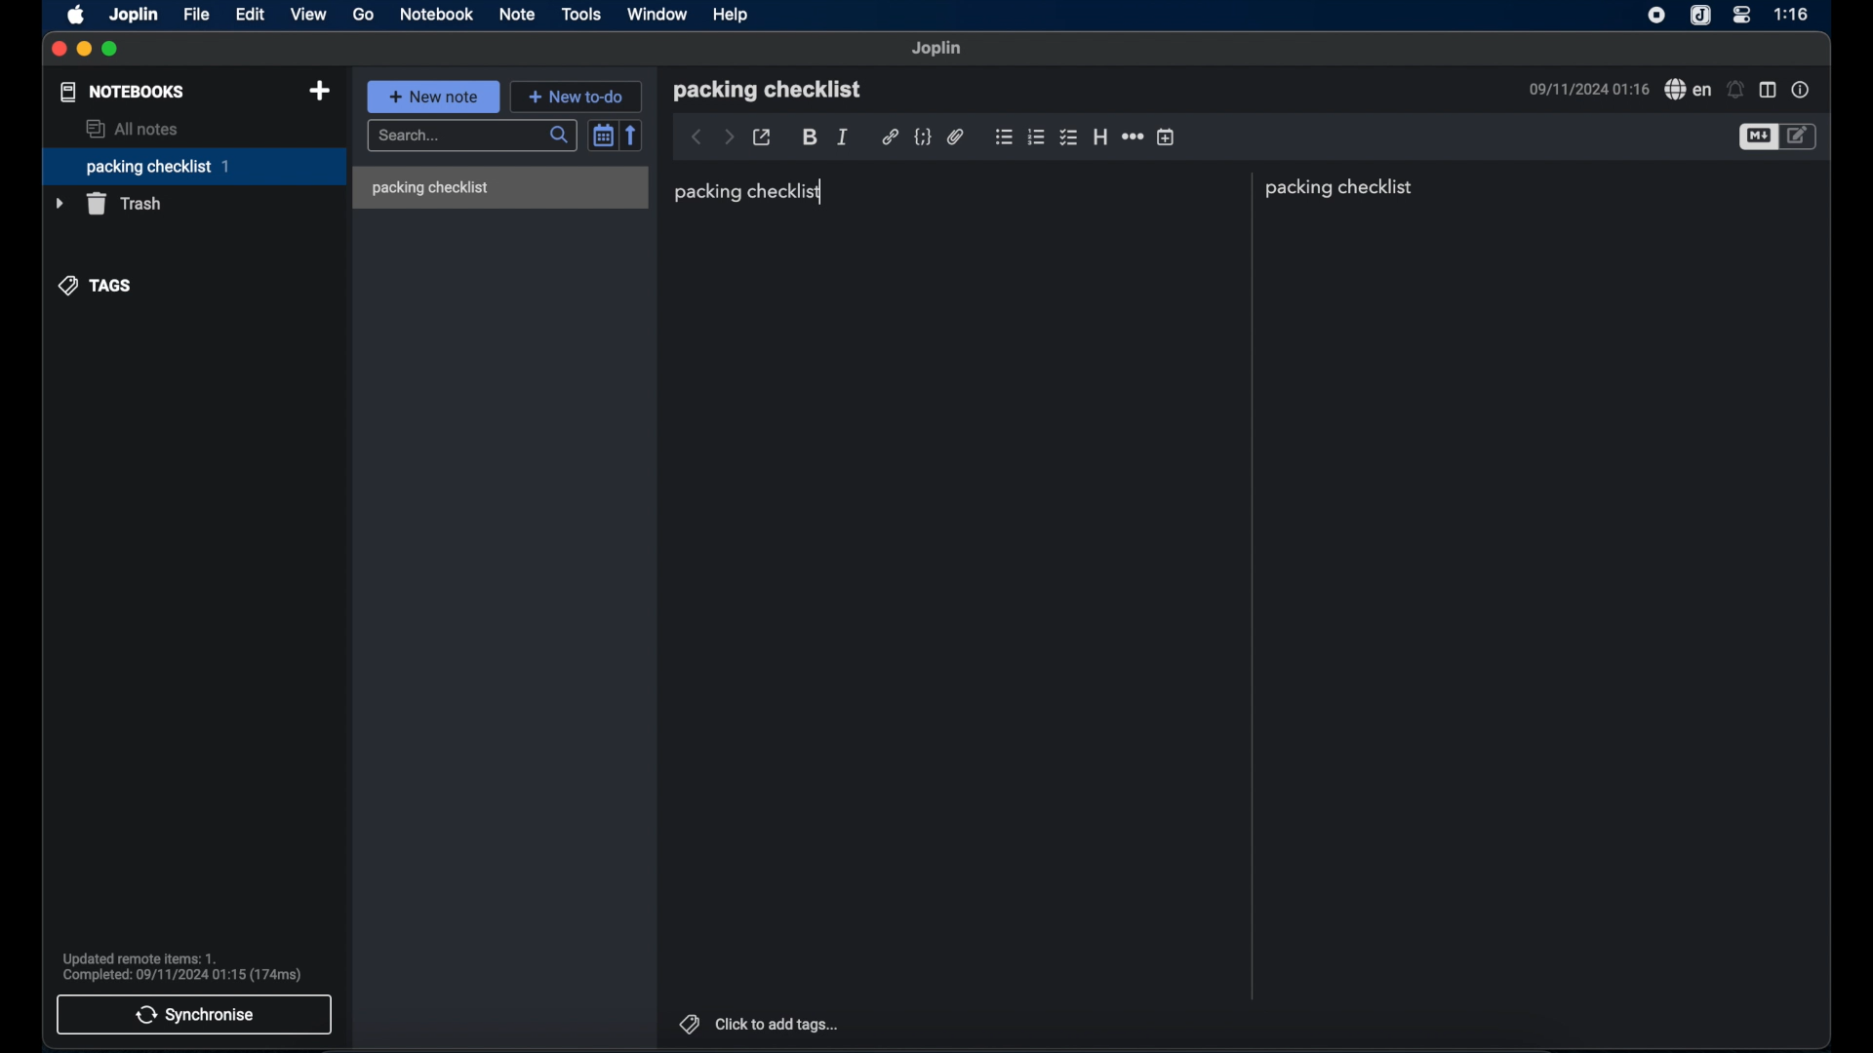  What do you see at coordinates (1800, 137) in the screenshot?
I see `toggle edito` at bounding box center [1800, 137].